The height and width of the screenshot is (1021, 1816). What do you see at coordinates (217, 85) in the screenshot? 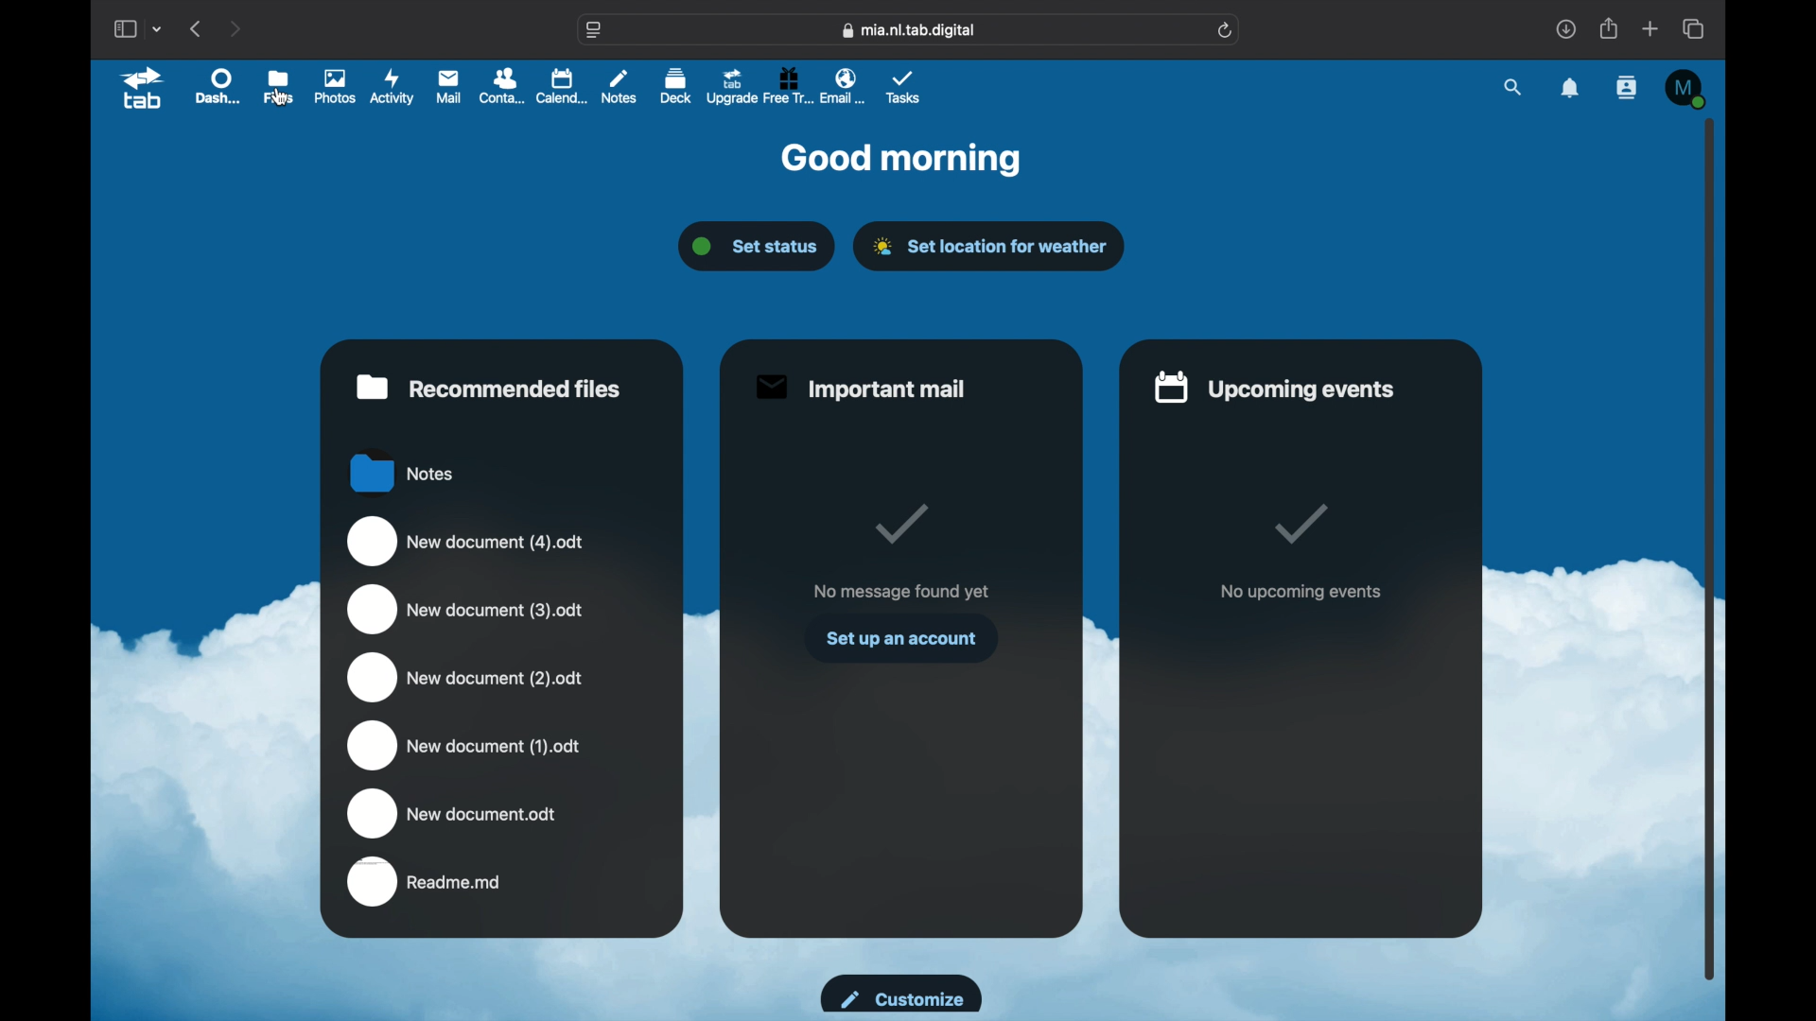
I see `dashboard` at bounding box center [217, 85].